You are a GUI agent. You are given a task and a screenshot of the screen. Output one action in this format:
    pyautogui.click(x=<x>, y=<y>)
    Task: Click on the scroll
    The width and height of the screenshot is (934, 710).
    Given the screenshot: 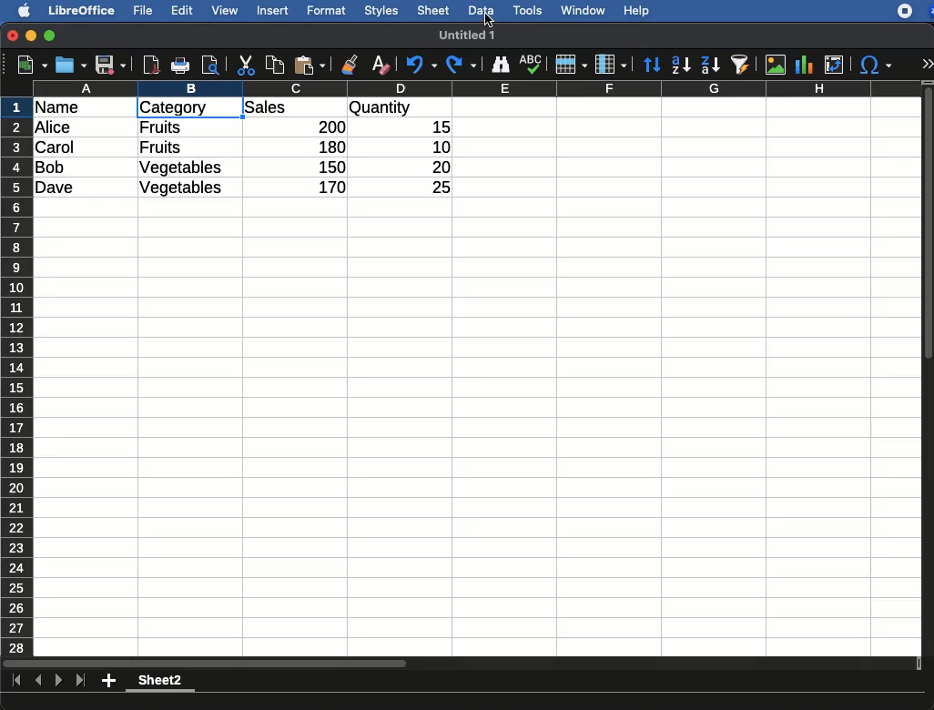 What is the action you would take?
    pyautogui.click(x=929, y=368)
    